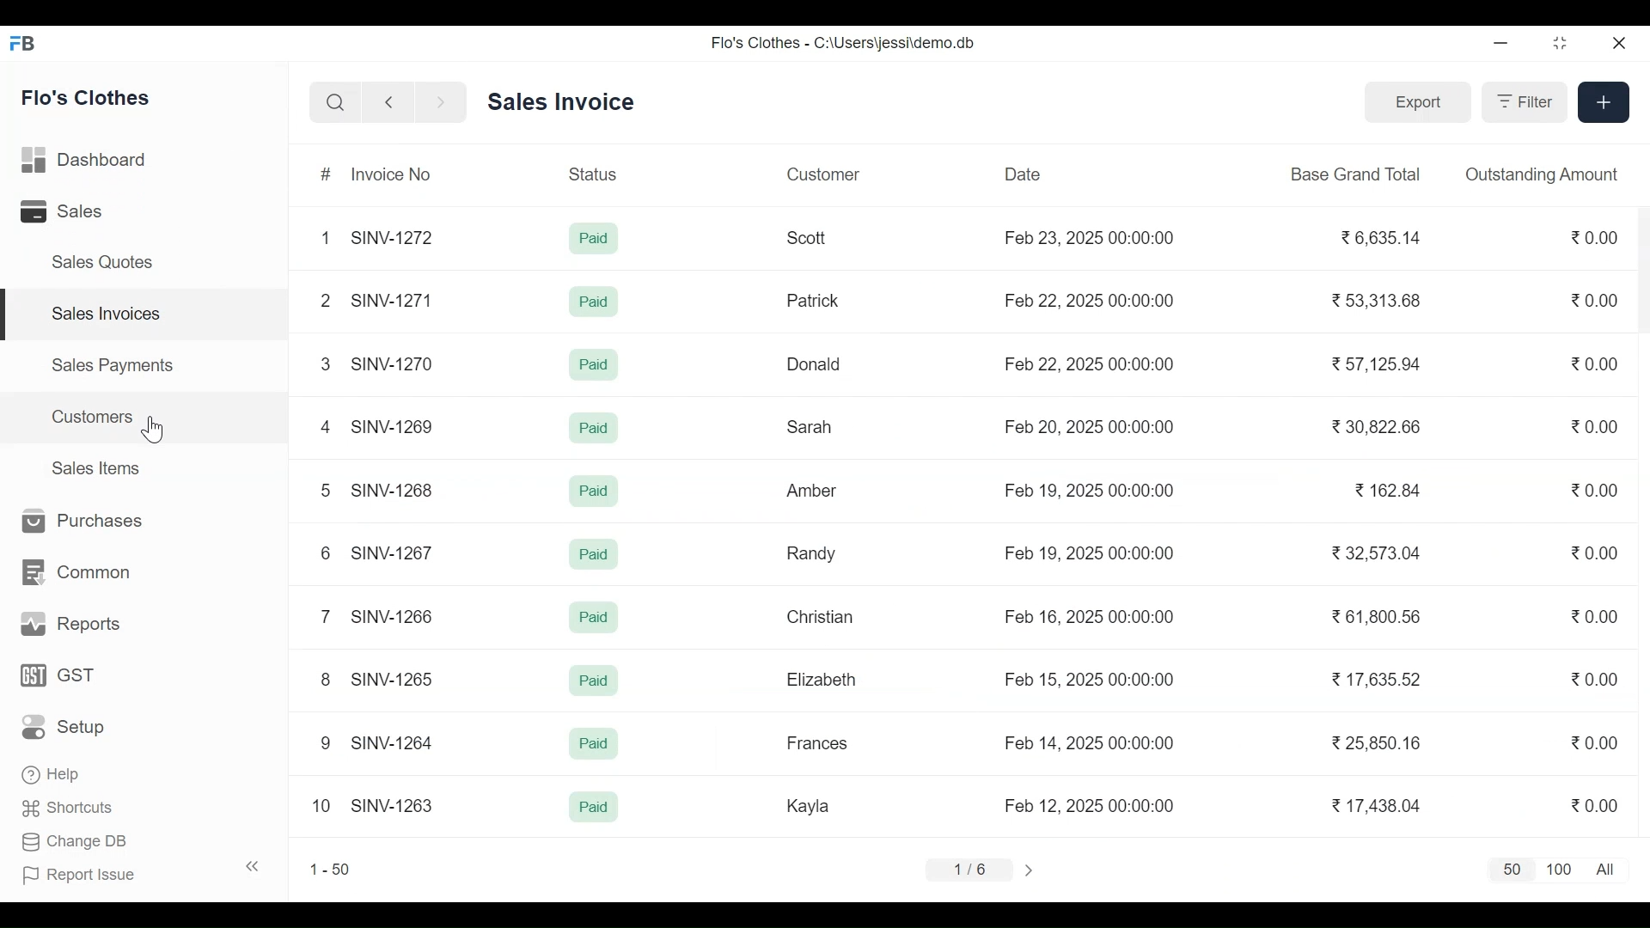 This screenshot has width=1650, height=928. Describe the element at coordinates (1594, 363) in the screenshot. I see `0.00` at that location.